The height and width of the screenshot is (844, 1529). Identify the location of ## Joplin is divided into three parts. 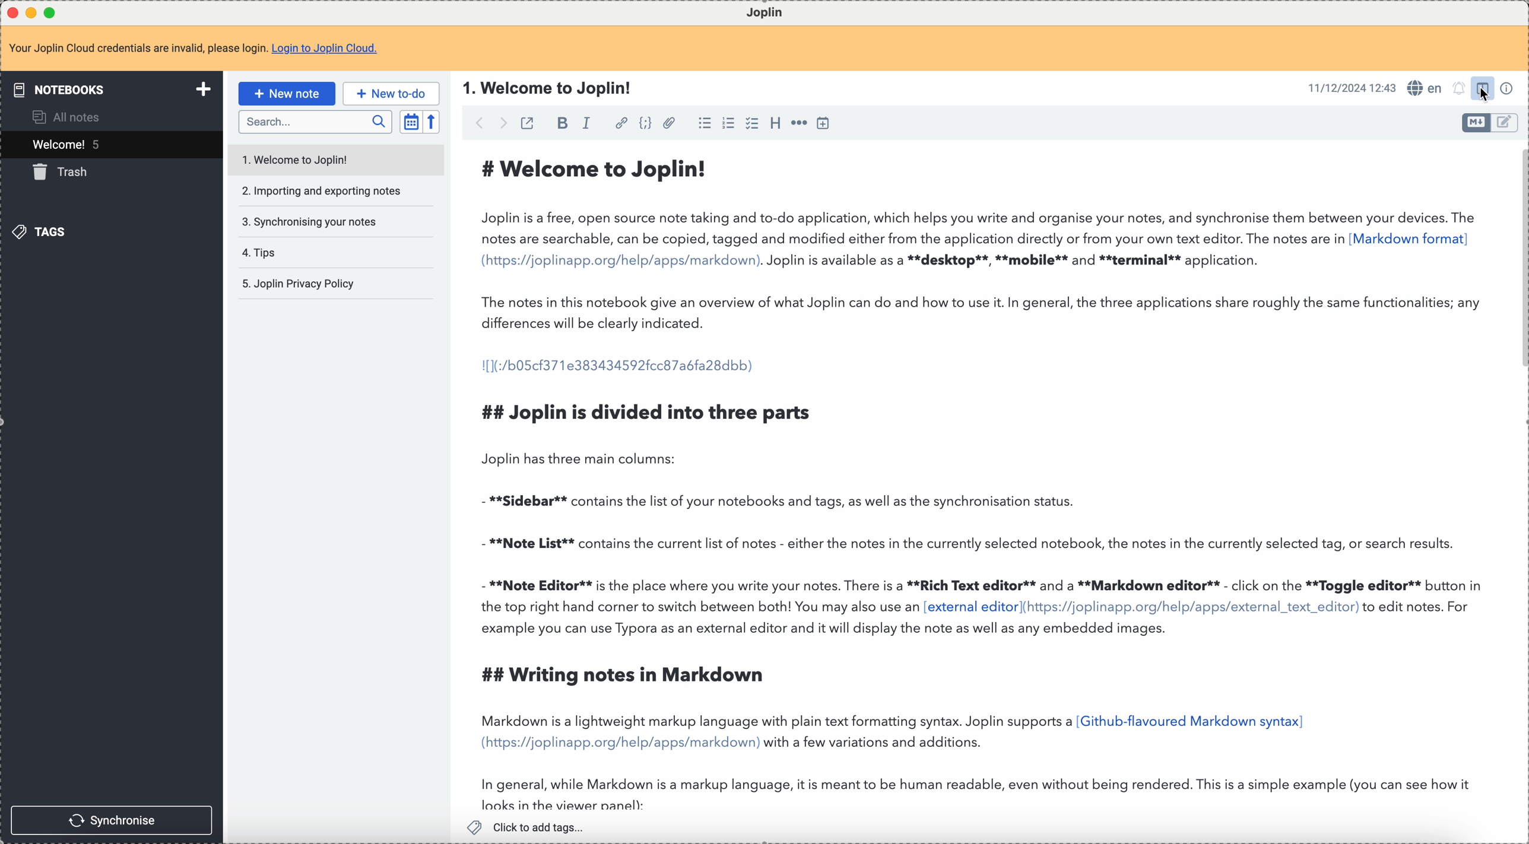
(648, 413).